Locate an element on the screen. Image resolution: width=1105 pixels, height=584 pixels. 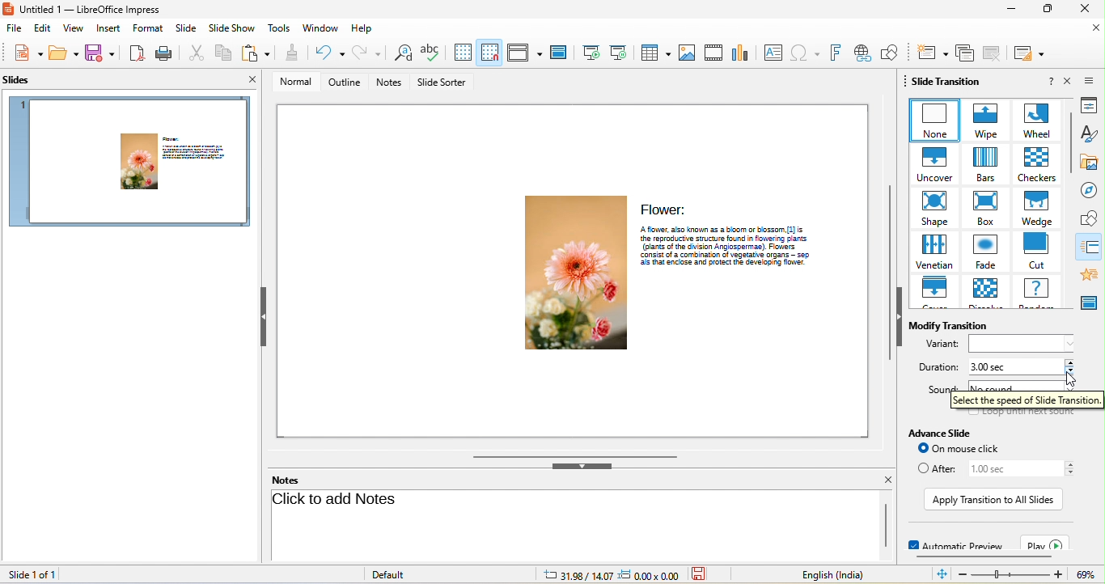
minimize is located at coordinates (1009, 10).